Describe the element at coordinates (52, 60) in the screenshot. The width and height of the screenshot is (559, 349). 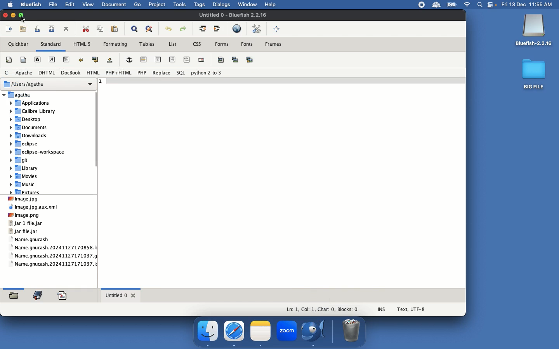
I see `Emphasis` at that location.